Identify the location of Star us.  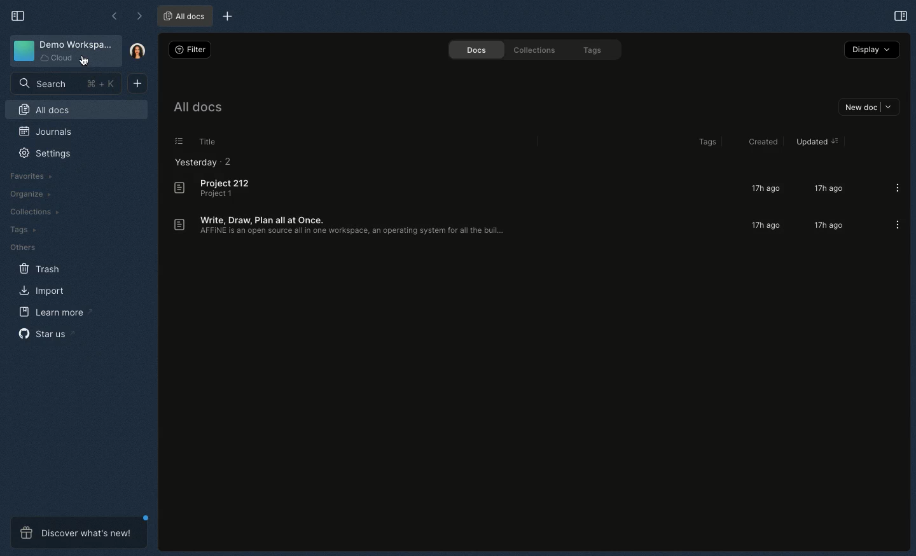
(47, 333).